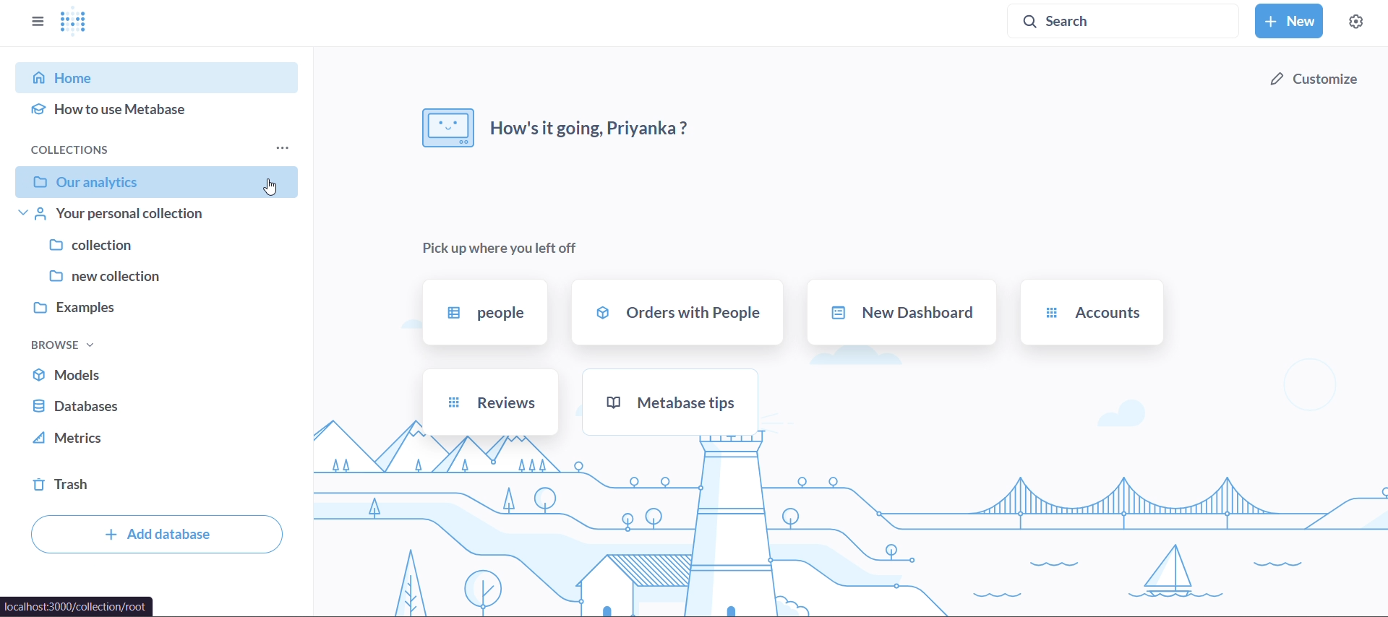 The width and height of the screenshot is (1388, 617). What do you see at coordinates (904, 312) in the screenshot?
I see `new dashboard` at bounding box center [904, 312].